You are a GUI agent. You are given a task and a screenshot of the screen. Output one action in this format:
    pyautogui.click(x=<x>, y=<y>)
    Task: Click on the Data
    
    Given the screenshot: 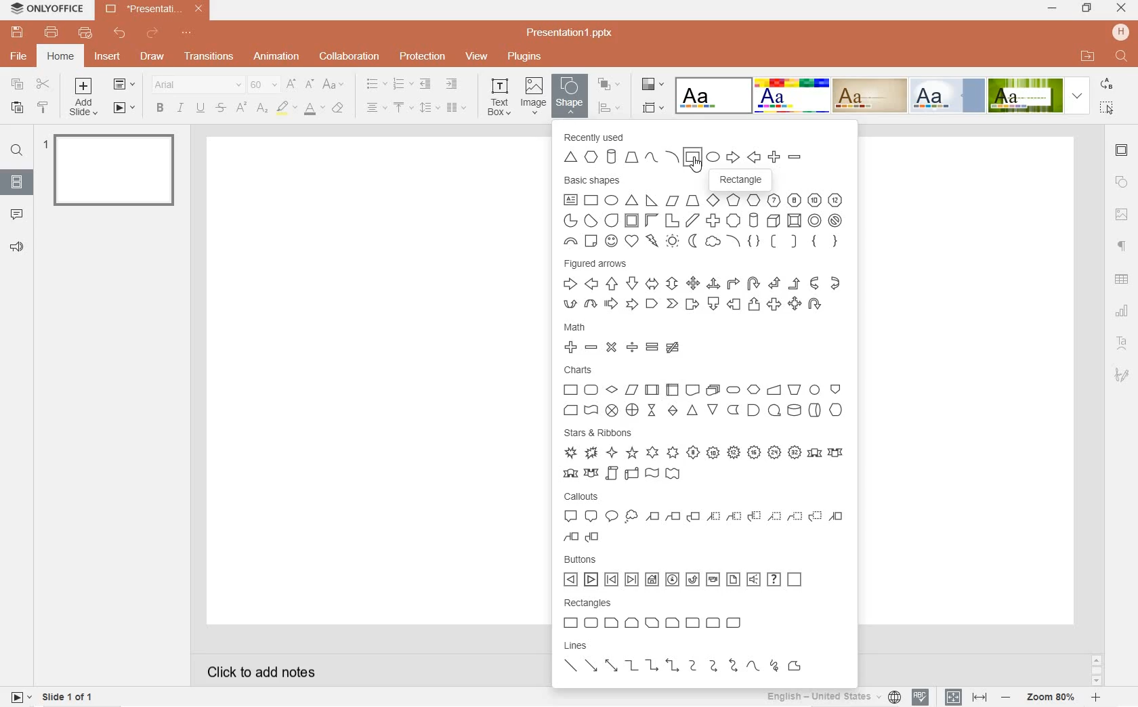 What is the action you would take?
    pyautogui.click(x=631, y=390)
    